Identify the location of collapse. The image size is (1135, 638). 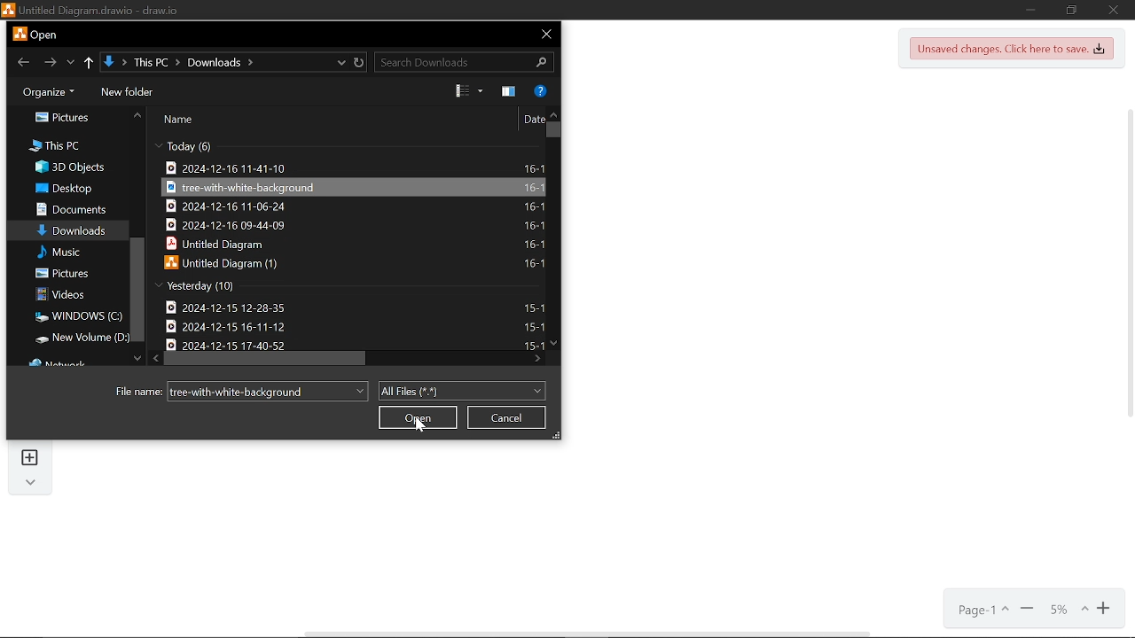
(32, 482).